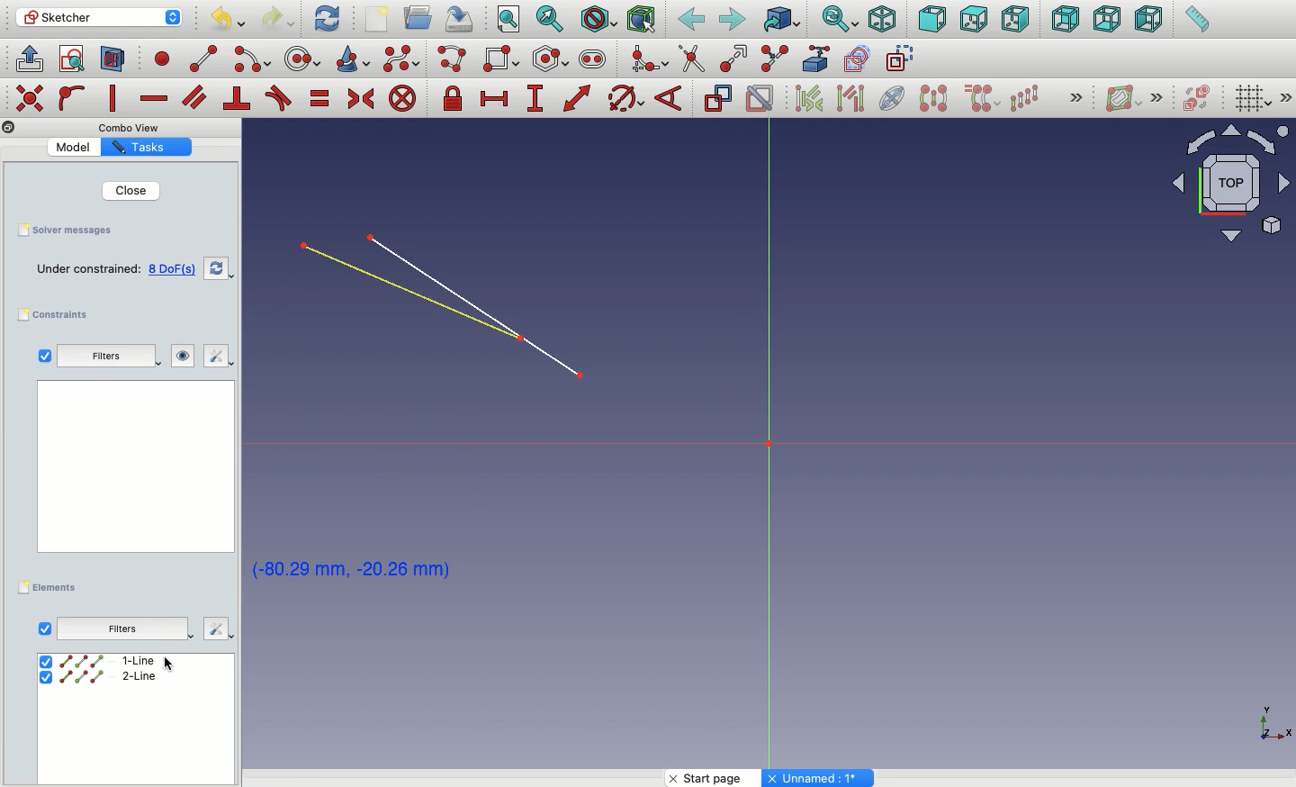  What do you see at coordinates (1286, 97) in the screenshot?
I see `` at bounding box center [1286, 97].